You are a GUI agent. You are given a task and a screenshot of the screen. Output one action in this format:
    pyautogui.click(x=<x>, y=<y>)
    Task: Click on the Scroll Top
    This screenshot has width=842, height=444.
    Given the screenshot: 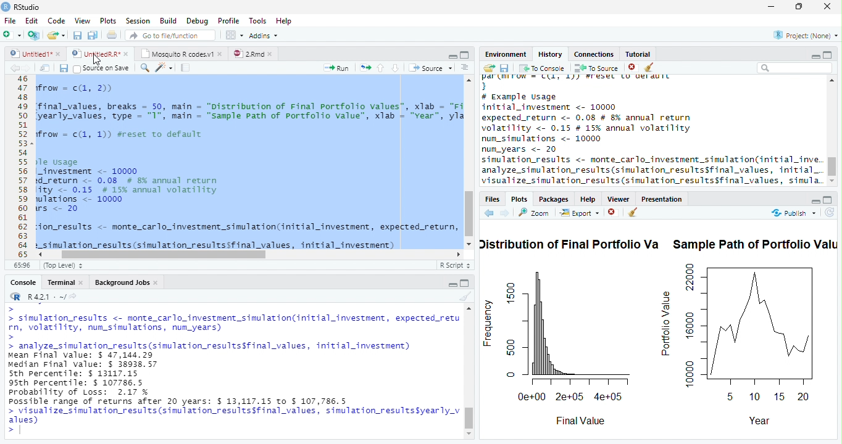 What is the action you would take?
    pyautogui.click(x=833, y=80)
    